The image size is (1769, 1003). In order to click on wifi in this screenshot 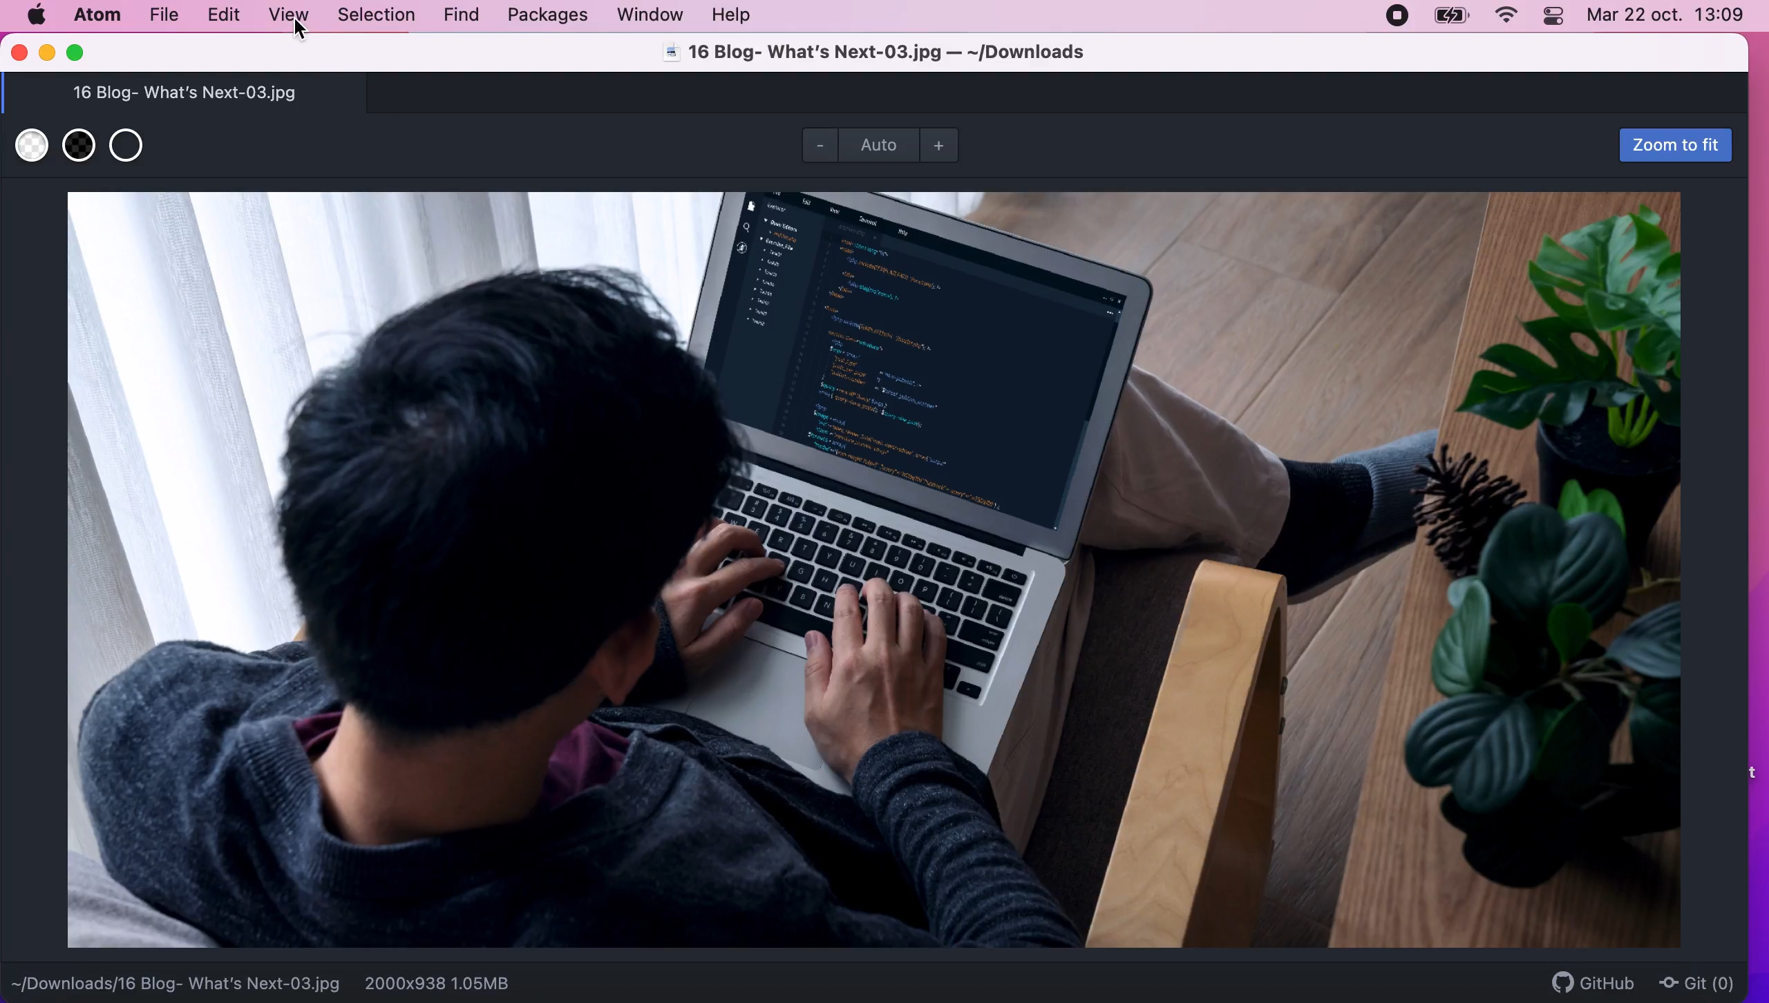, I will do `click(1505, 17)`.